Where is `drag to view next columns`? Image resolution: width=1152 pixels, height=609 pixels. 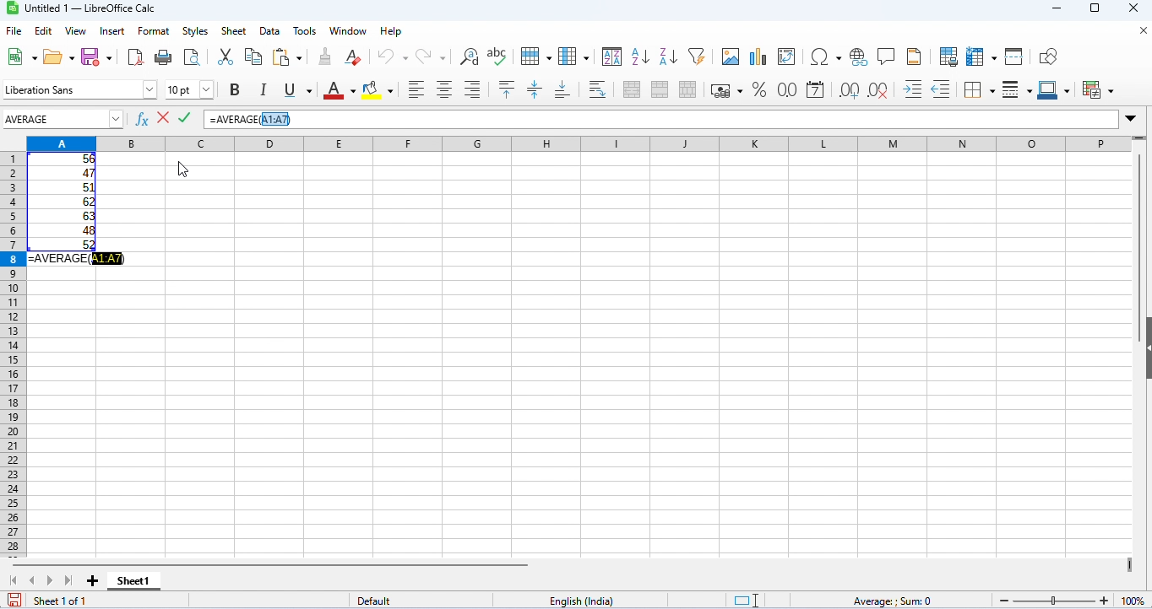 drag to view next columns is located at coordinates (1133, 566).